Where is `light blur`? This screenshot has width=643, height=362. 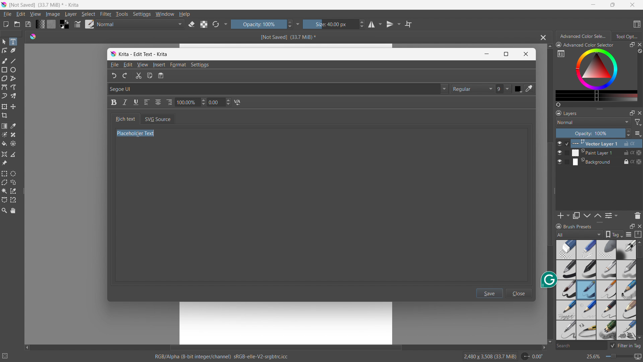 light blur is located at coordinates (586, 250).